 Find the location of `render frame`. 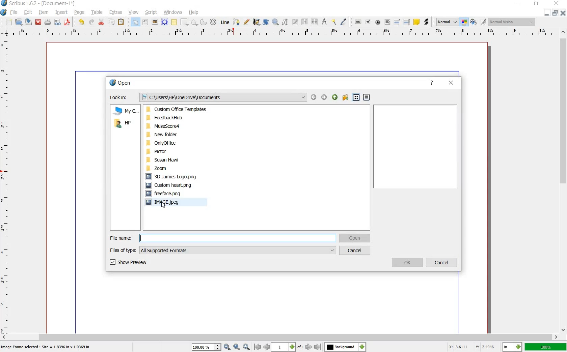

render frame is located at coordinates (164, 22).